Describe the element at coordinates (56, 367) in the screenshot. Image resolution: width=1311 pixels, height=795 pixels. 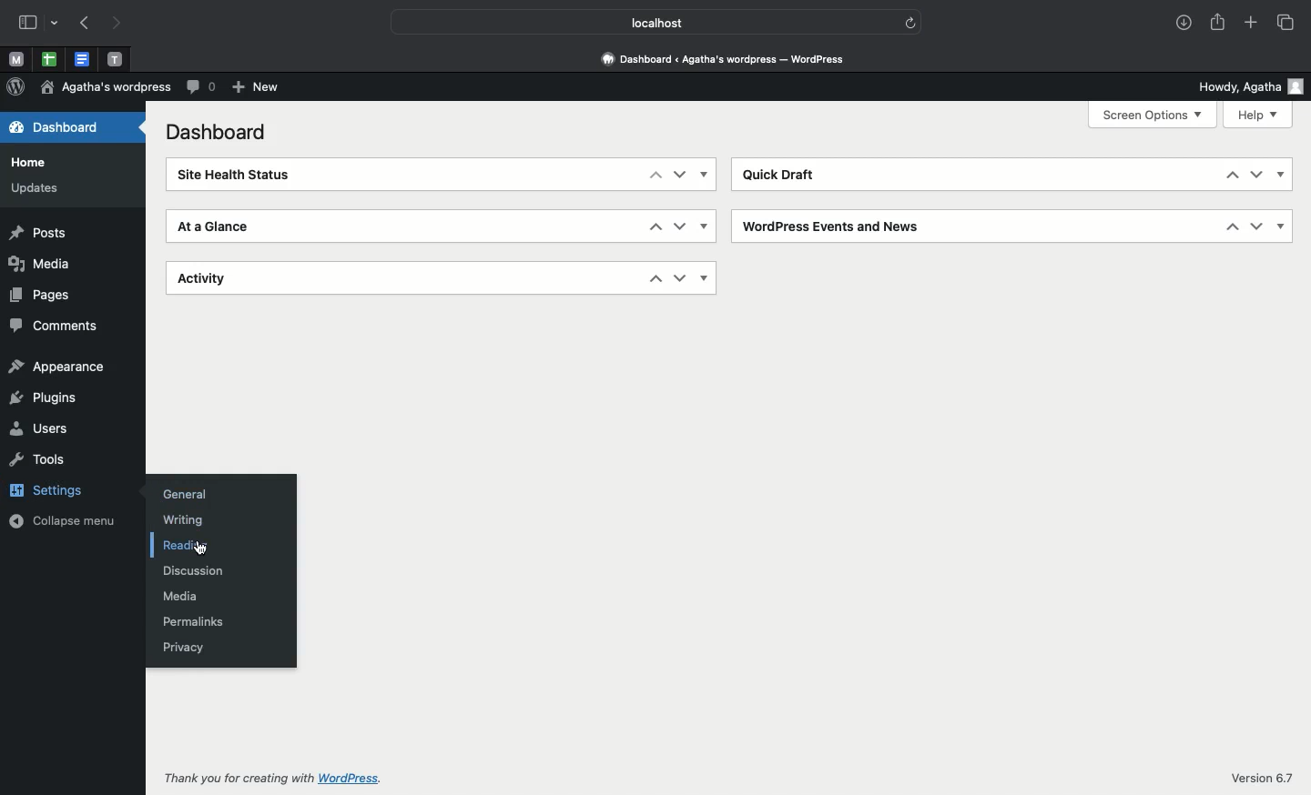
I see `Appearance` at that location.